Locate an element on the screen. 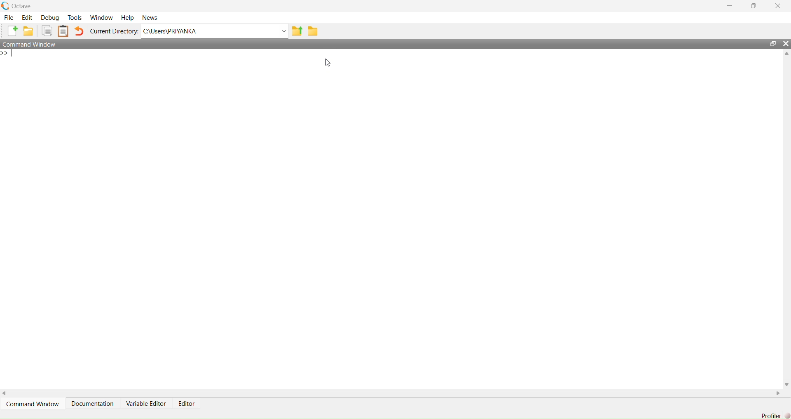  Close is located at coordinates (786, 381).